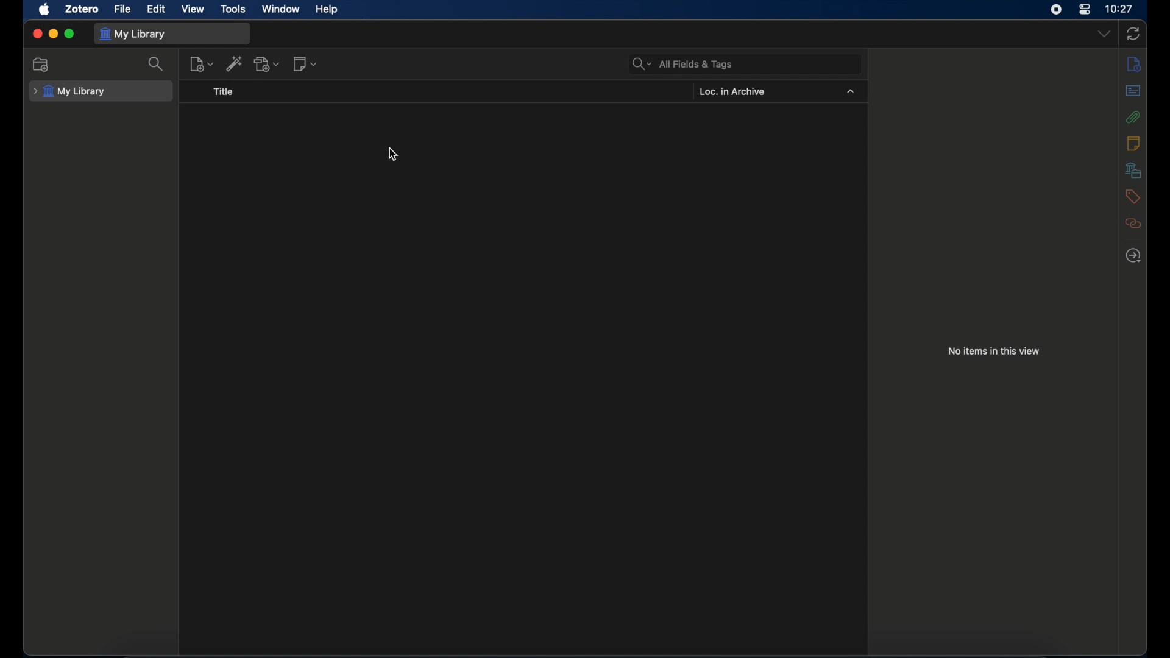 The height and width of the screenshot is (658, 1170). I want to click on file, so click(123, 10).